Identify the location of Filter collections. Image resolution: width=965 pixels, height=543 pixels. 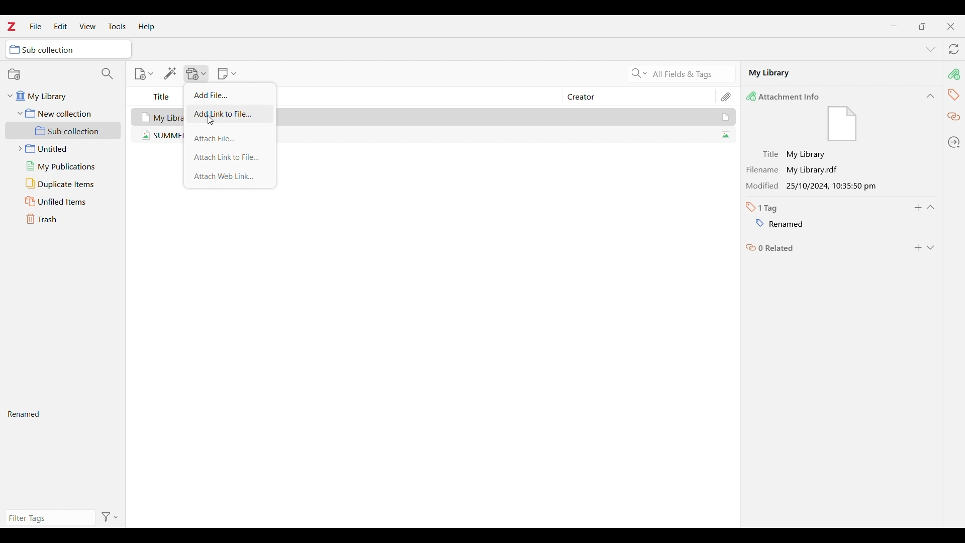
(107, 74).